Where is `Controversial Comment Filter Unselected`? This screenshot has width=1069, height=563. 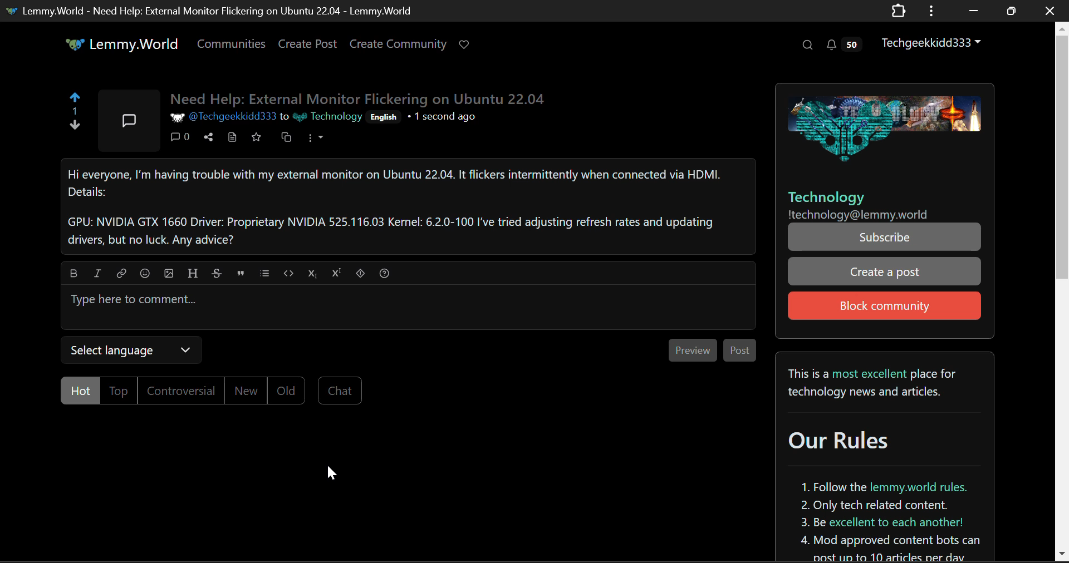
Controversial Comment Filter Unselected is located at coordinates (180, 391).